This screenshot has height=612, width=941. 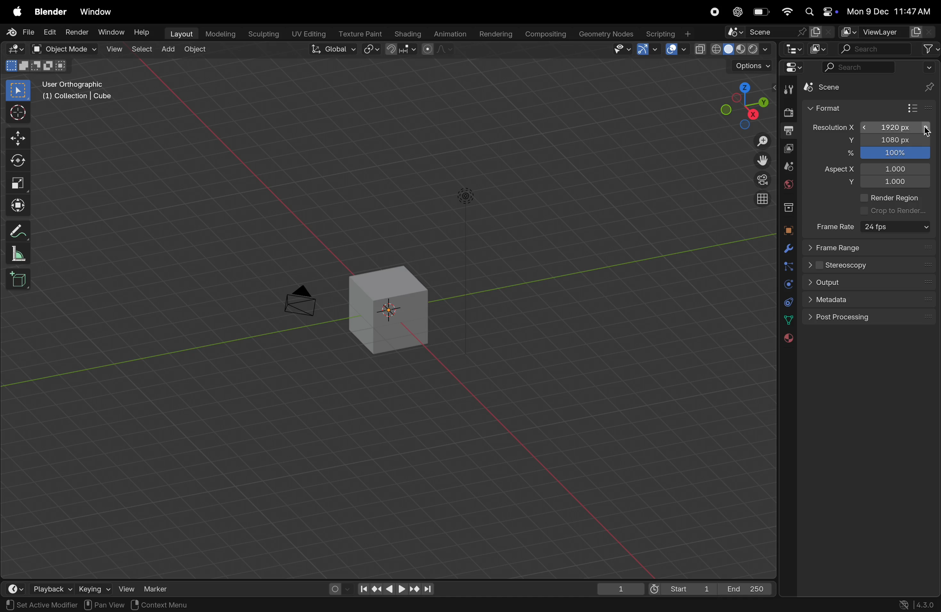 What do you see at coordinates (789, 90) in the screenshot?
I see `tool` at bounding box center [789, 90].